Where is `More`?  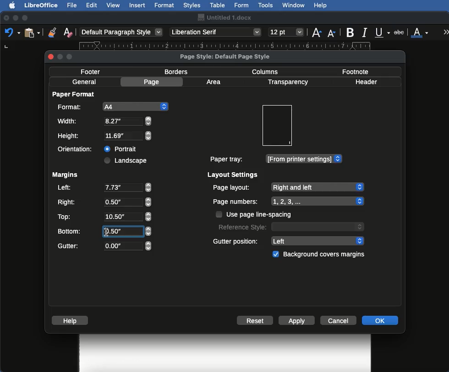
More is located at coordinates (446, 32).